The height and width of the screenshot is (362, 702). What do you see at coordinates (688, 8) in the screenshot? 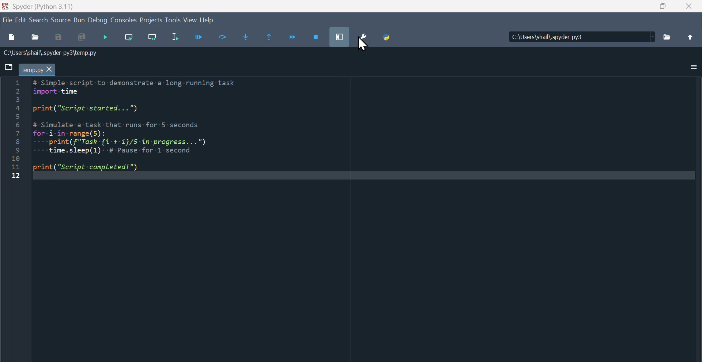
I see `close` at bounding box center [688, 8].